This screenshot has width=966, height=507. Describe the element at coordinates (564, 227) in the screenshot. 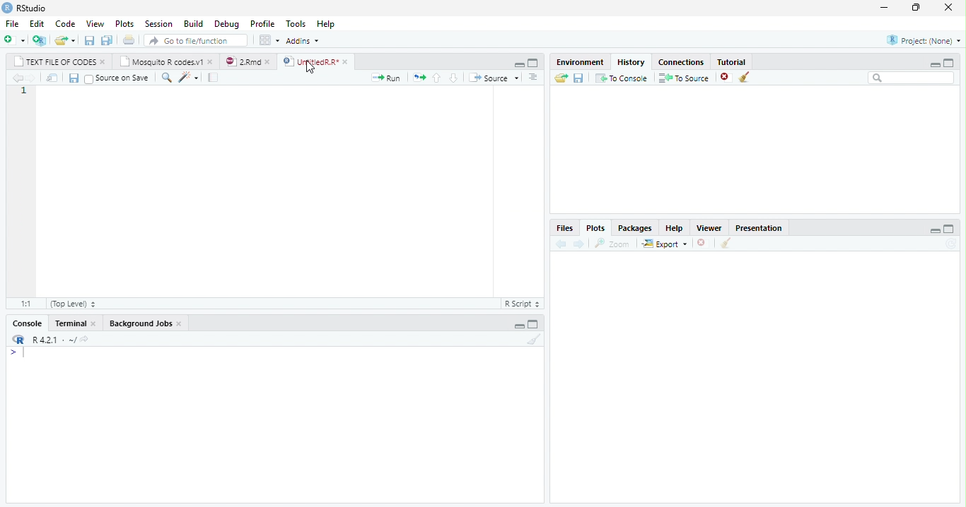

I see `files` at that location.